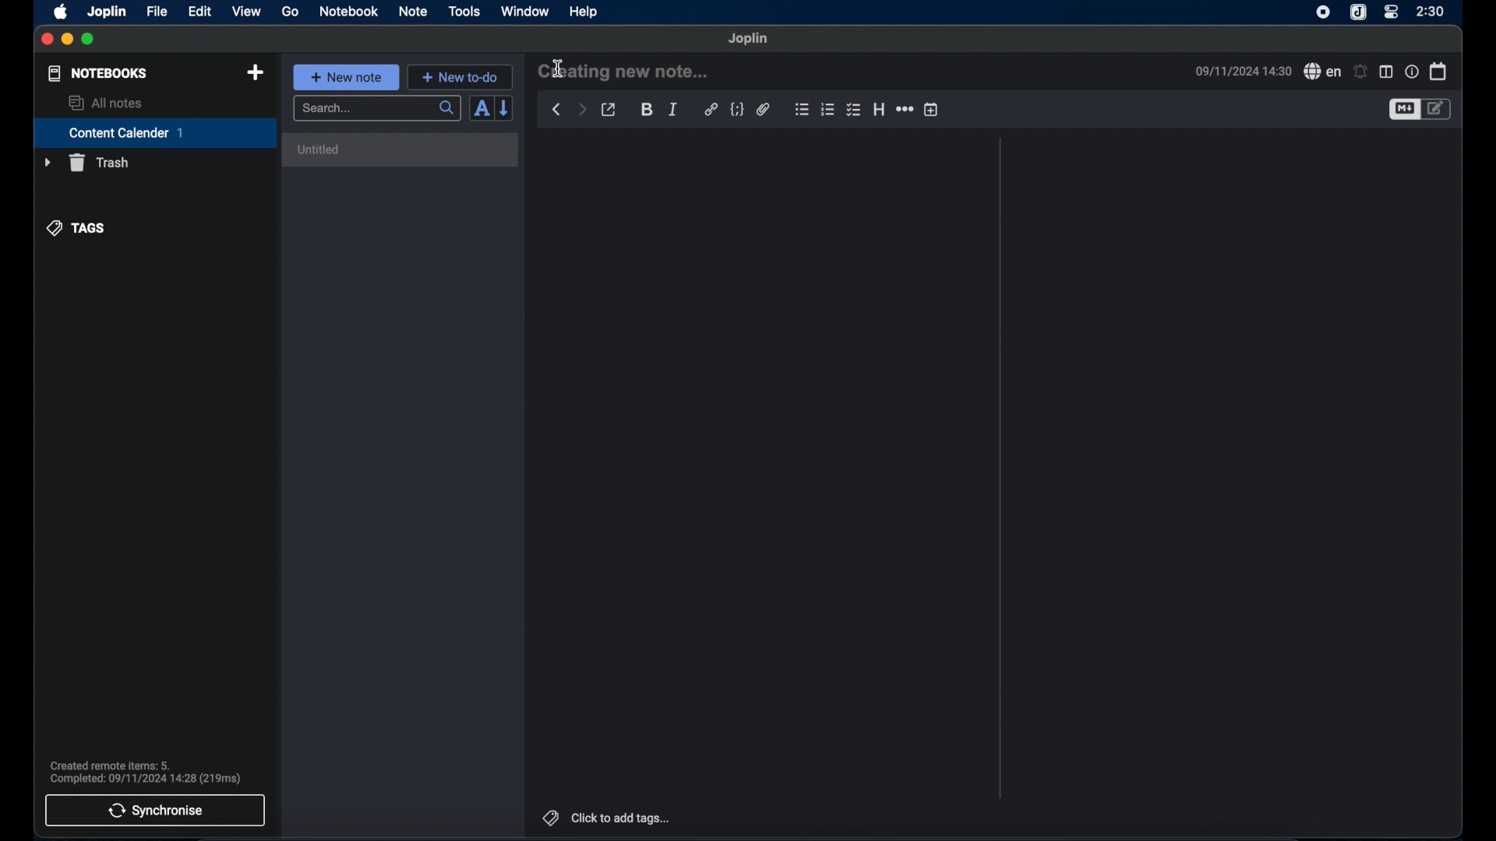  Describe the element at coordinates (559, 69) in the screenshot. I see `I beam cursor` at that location.